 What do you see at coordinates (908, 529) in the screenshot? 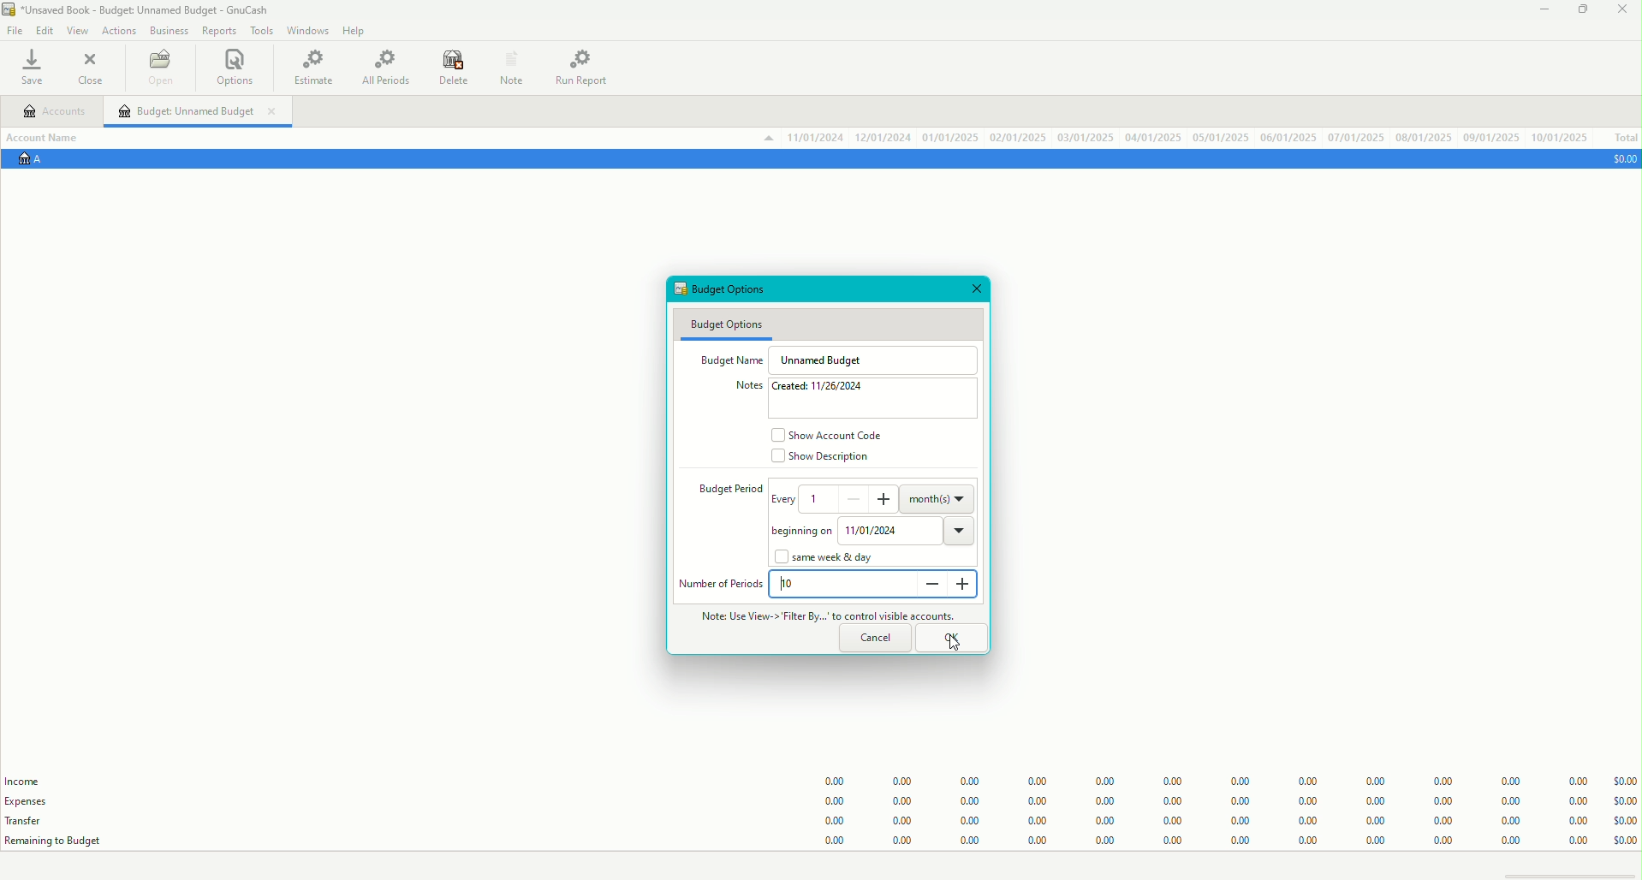
I see `11/01/2024` at bounding box center [908, 529].